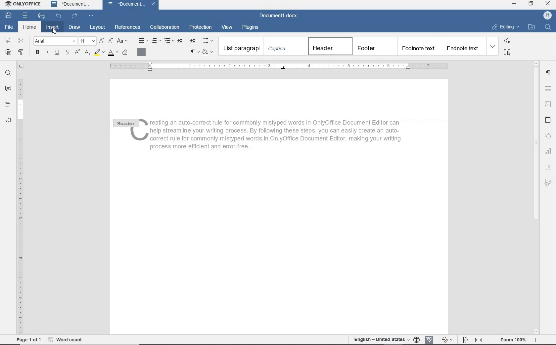 The width and height of the screenshot is (556, 345). Describe the element at coordinates (430, 339) in the screenshot. I see `SPELL CHECKING` at that location.